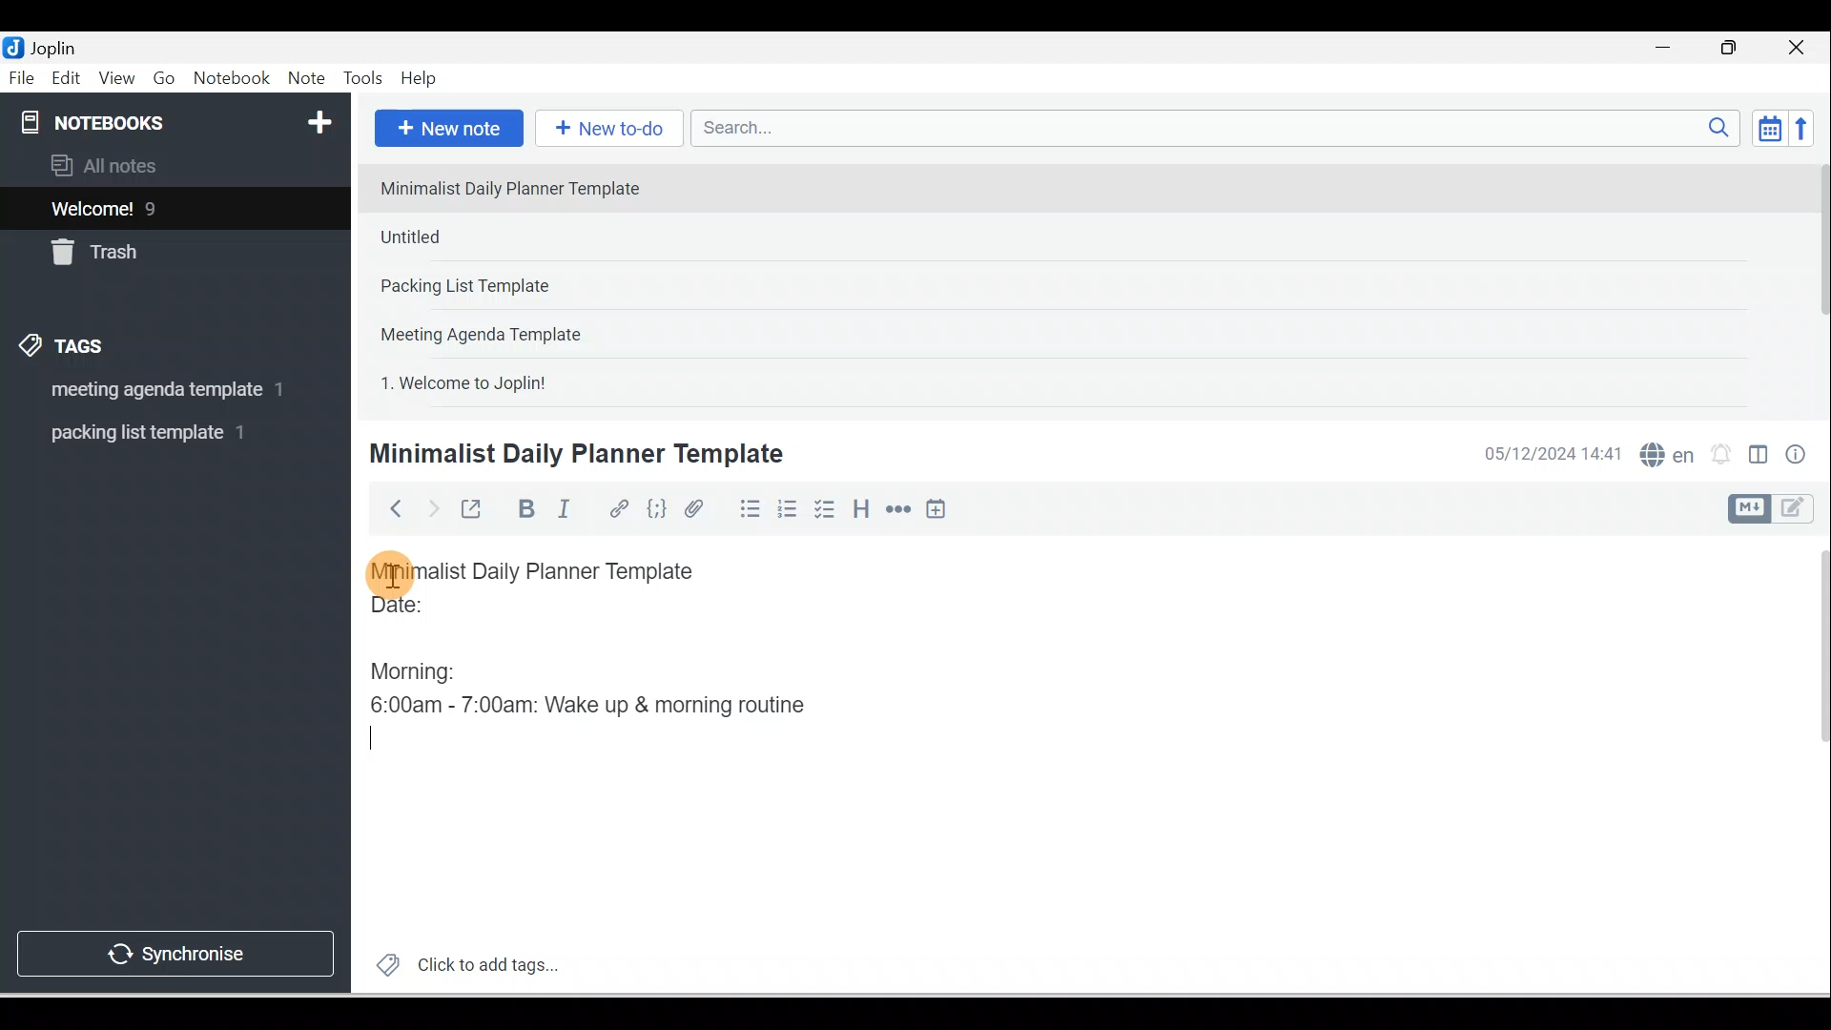 The image size is (1831, 1030). Describe the element at coordinates (474, 513) in the screenshot. I see `Toggle external editing` at that location.